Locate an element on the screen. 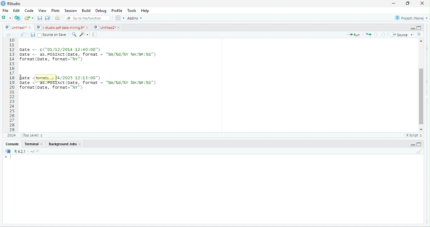 This screenshot has height=227, width=430. new file is located at coordinates (5, 18).